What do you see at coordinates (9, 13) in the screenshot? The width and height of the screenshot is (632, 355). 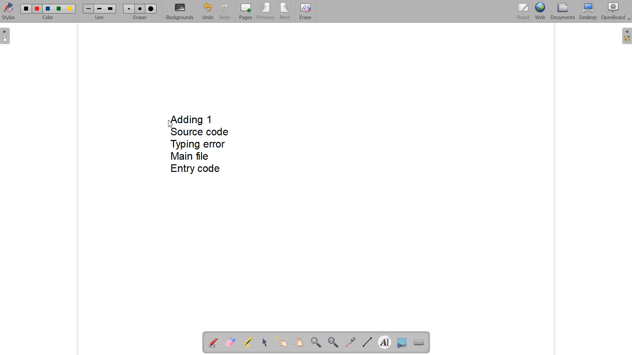 I see `Stylus` at bounding box center [9, 13].